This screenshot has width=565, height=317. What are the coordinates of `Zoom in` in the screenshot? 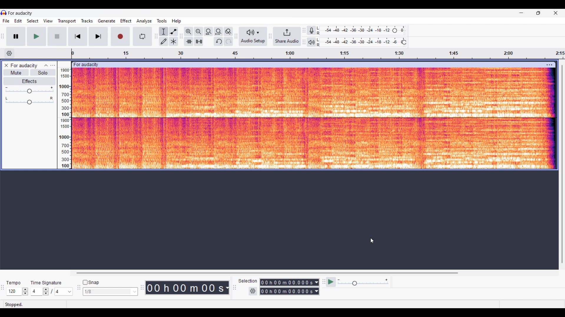 It's located at (189, 32).